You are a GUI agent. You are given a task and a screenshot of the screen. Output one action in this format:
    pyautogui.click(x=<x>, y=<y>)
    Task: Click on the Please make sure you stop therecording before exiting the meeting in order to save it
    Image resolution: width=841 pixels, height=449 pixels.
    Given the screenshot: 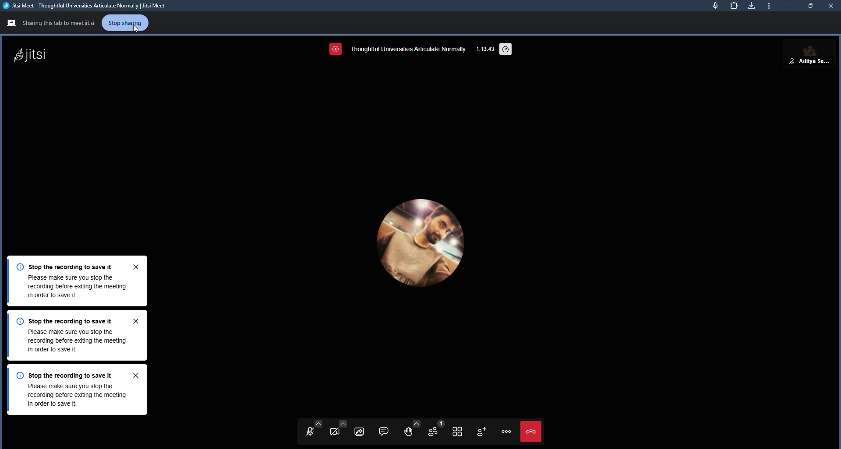 What is the action you would take?
    pyautogui.click(x=71, y=398)
    